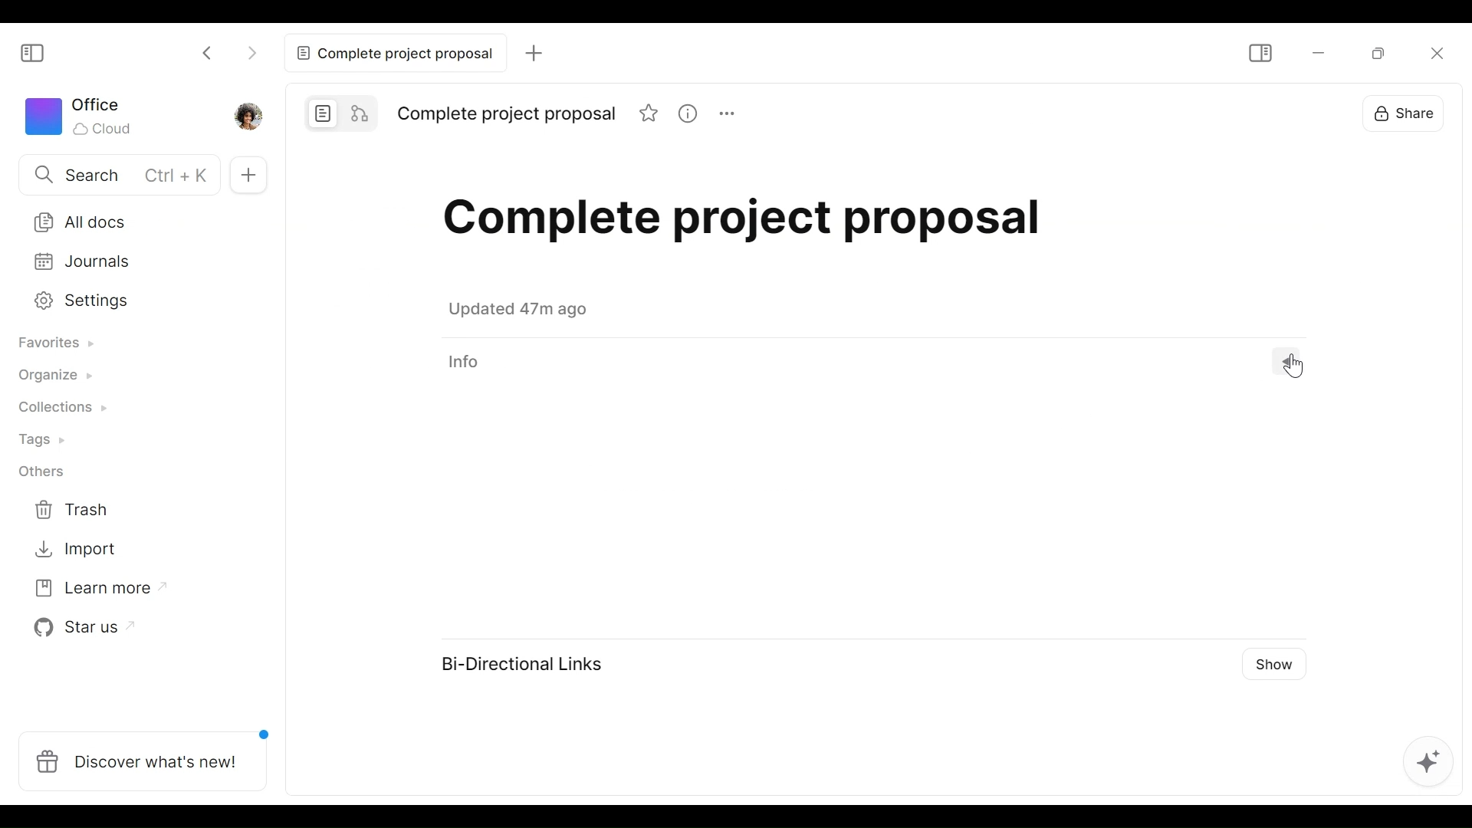 This screenshot has width=1472, height=828. I want to click on Profile photo, so click(247, 116).